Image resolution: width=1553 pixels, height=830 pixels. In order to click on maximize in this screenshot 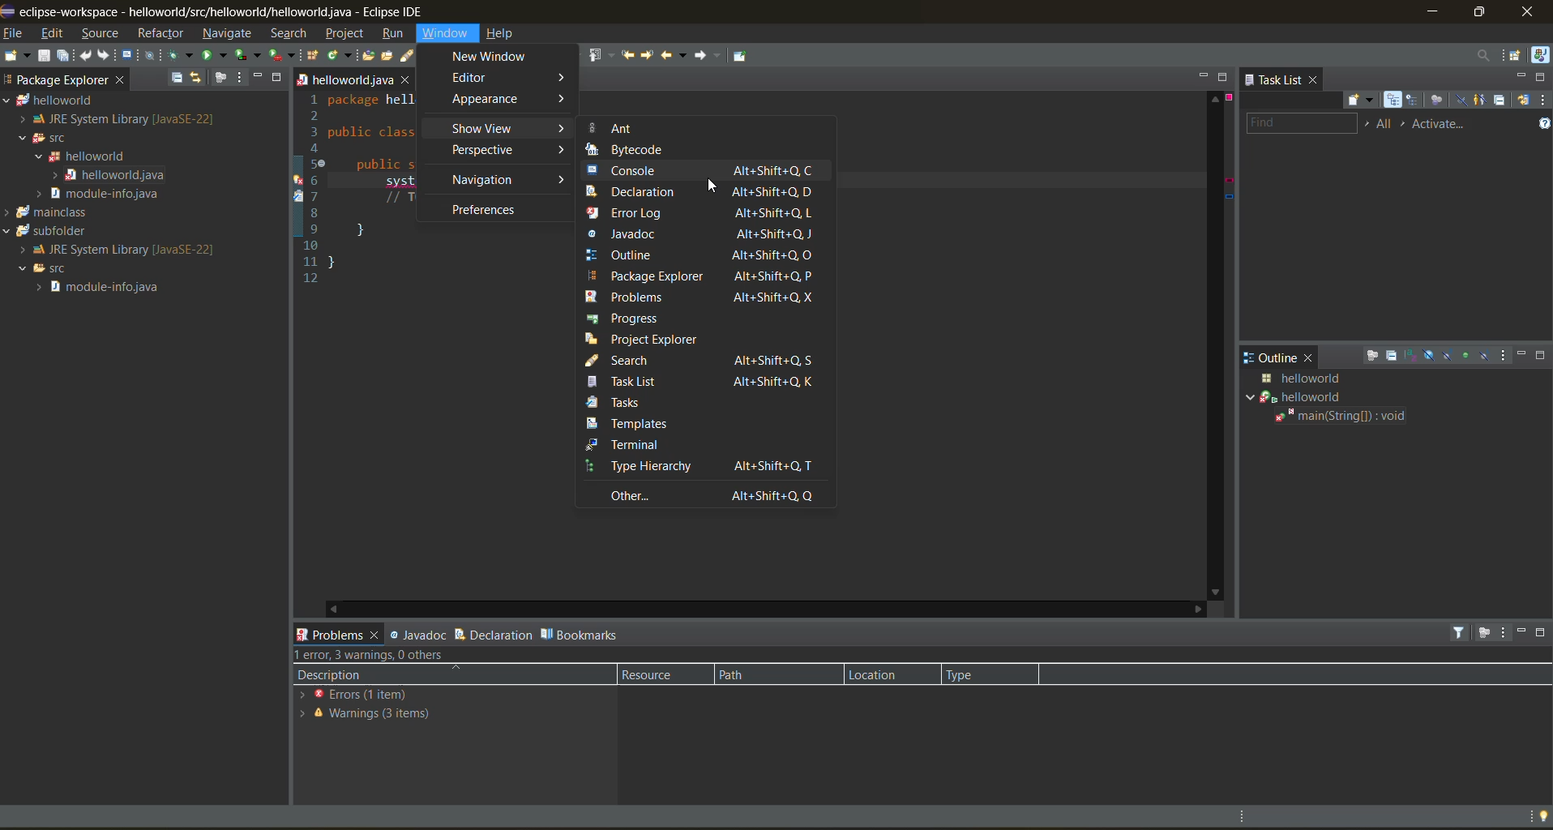, I will do `click(277, 78)`.